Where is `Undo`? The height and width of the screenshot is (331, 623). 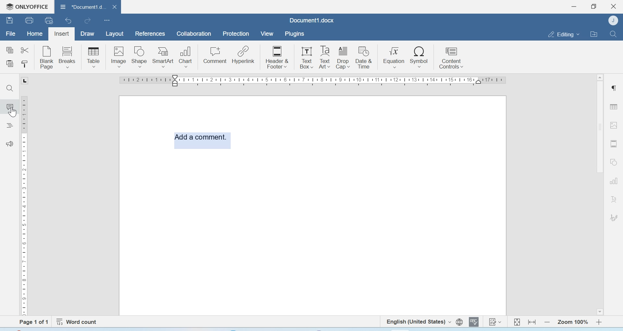
Undo is located at coordinates (69, 20).